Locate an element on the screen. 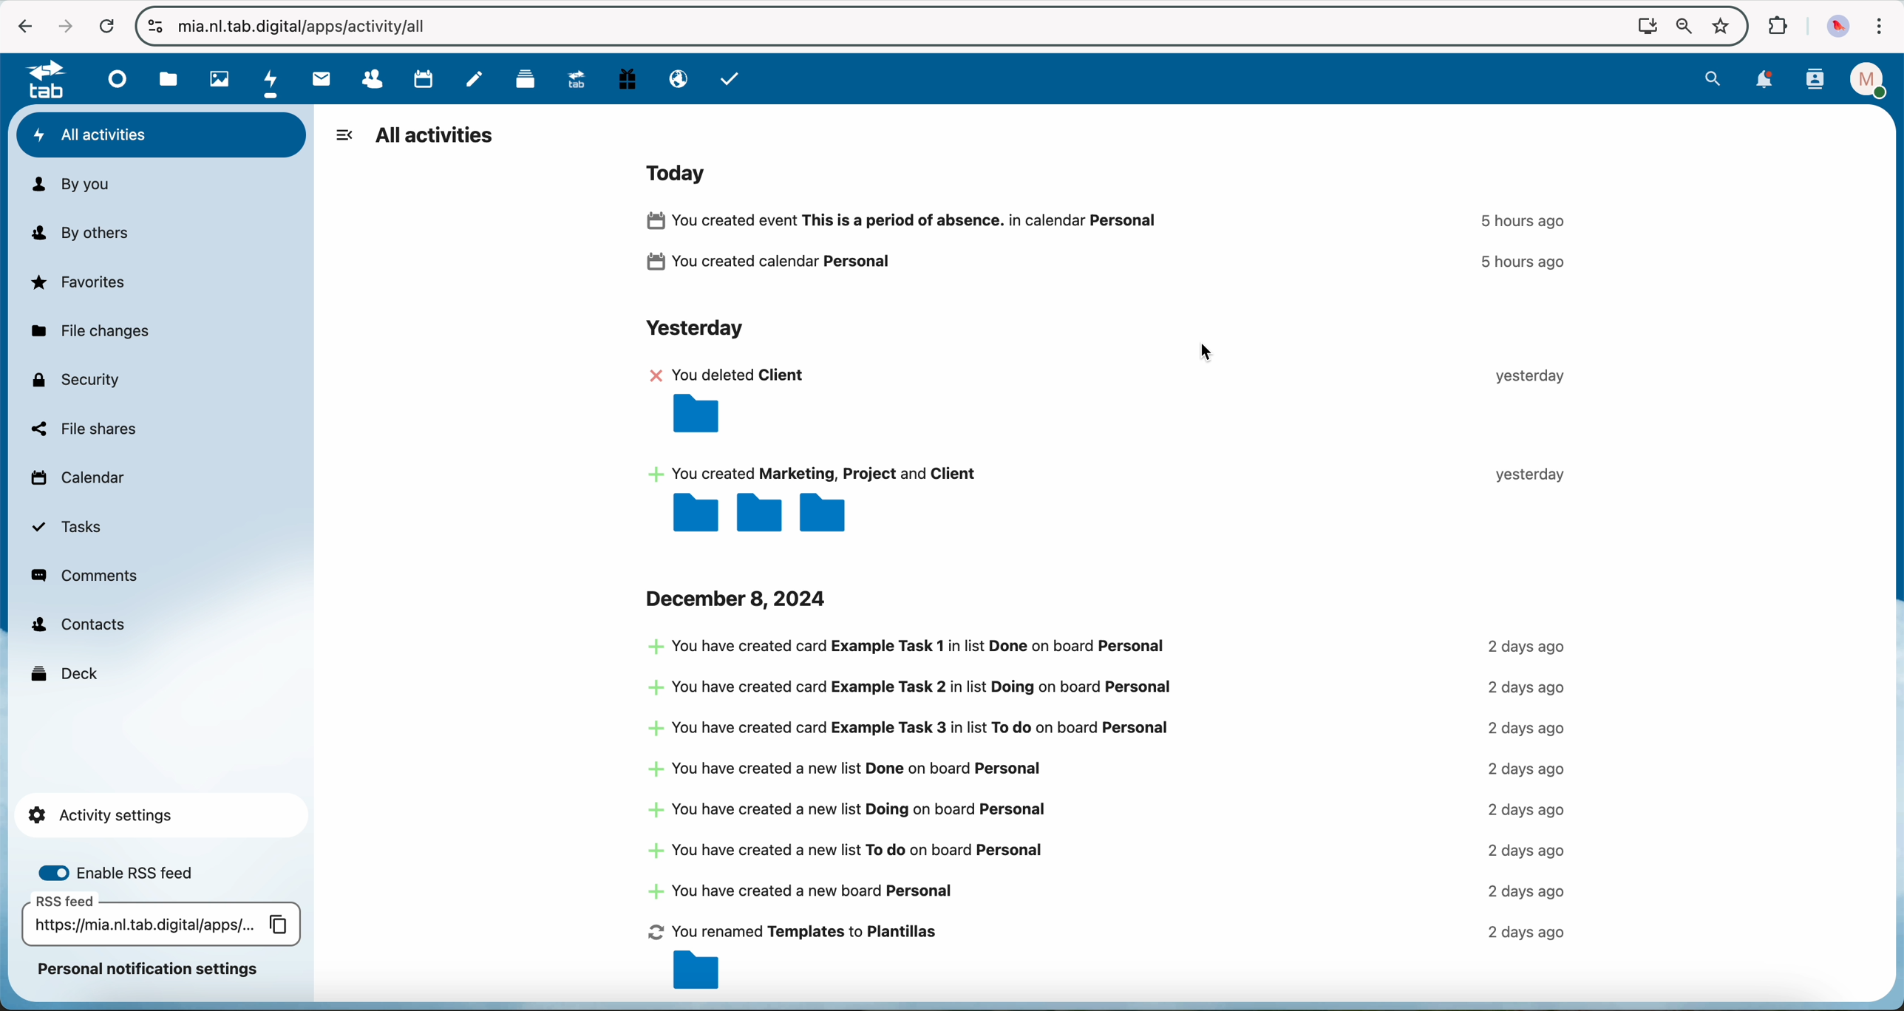 The width and height of the screenshot is (1904, 1011). zoom out is located at coordinates (1682, 28).